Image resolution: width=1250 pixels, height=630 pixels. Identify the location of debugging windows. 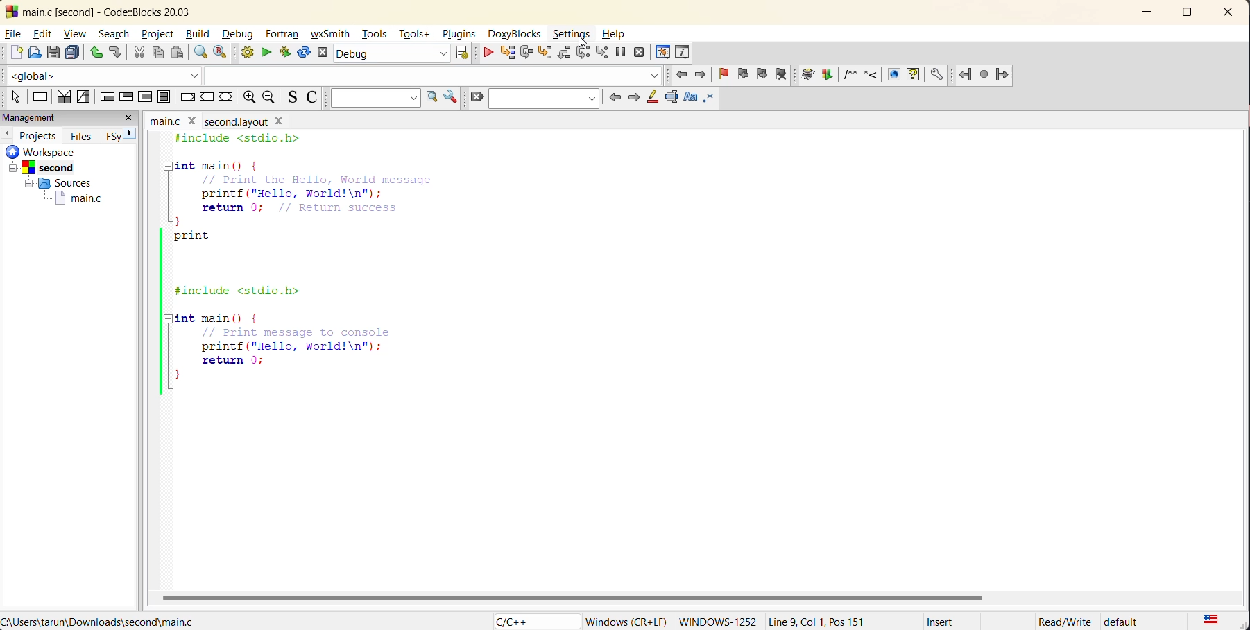
(662, 53).